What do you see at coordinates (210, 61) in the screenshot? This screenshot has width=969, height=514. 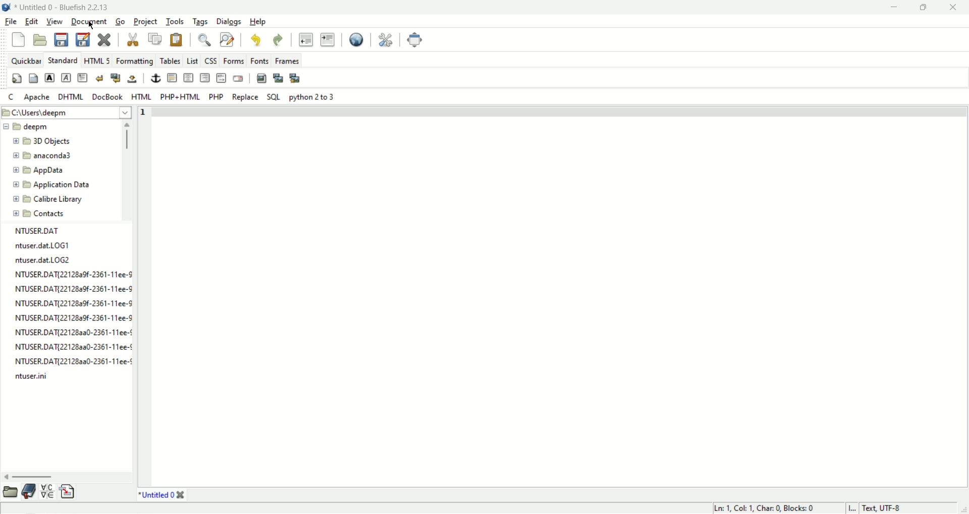 I see `css` at bounding box center [210, 61].